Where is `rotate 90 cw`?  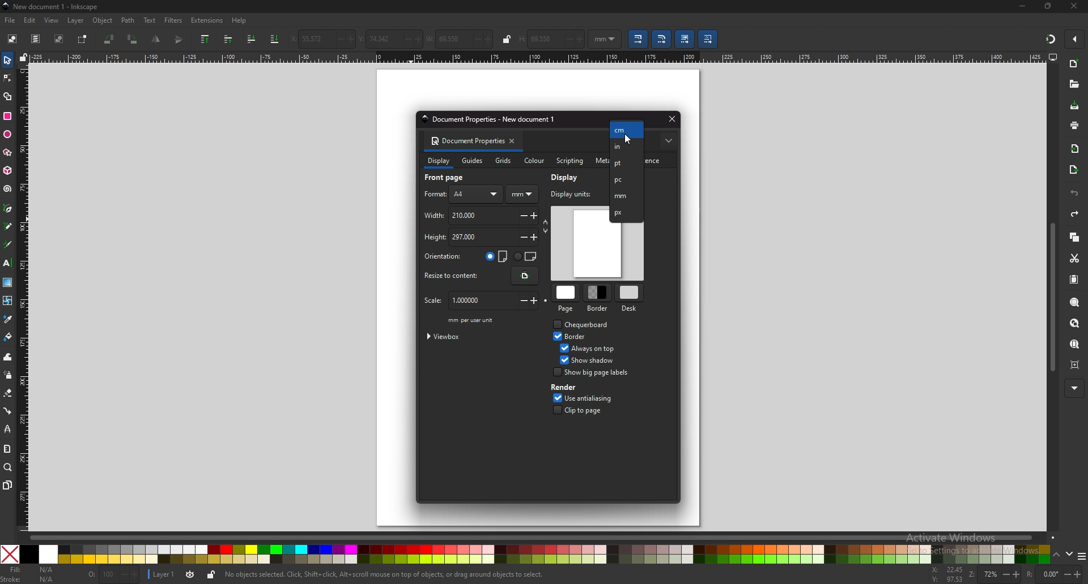
rotate 90 cw is located at coordinates (133, 40).